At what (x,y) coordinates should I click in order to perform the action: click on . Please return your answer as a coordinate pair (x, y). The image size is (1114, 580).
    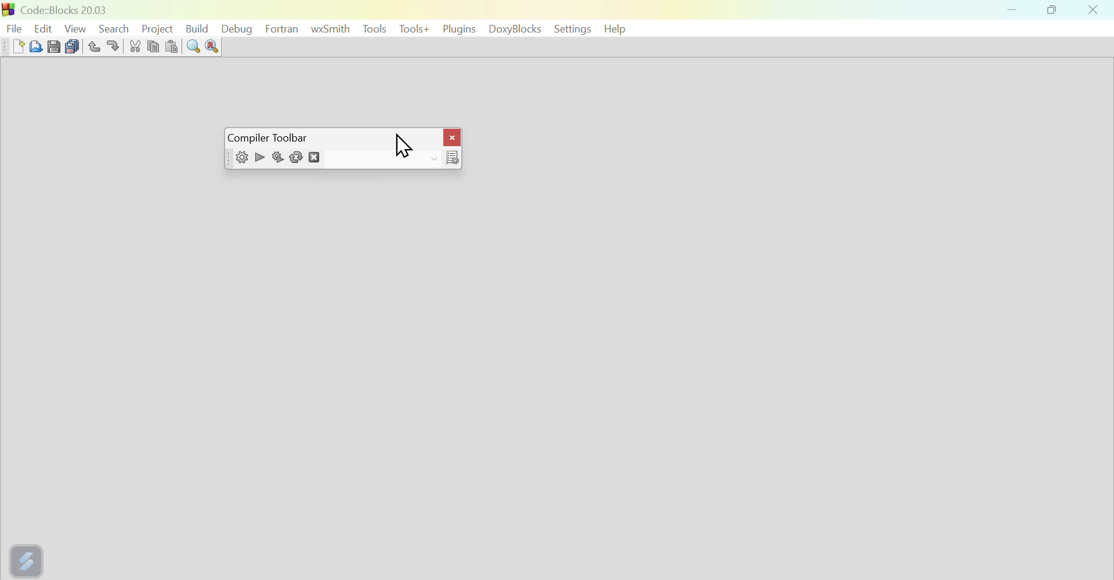
    Looking at the image, I should click on (374, 29).